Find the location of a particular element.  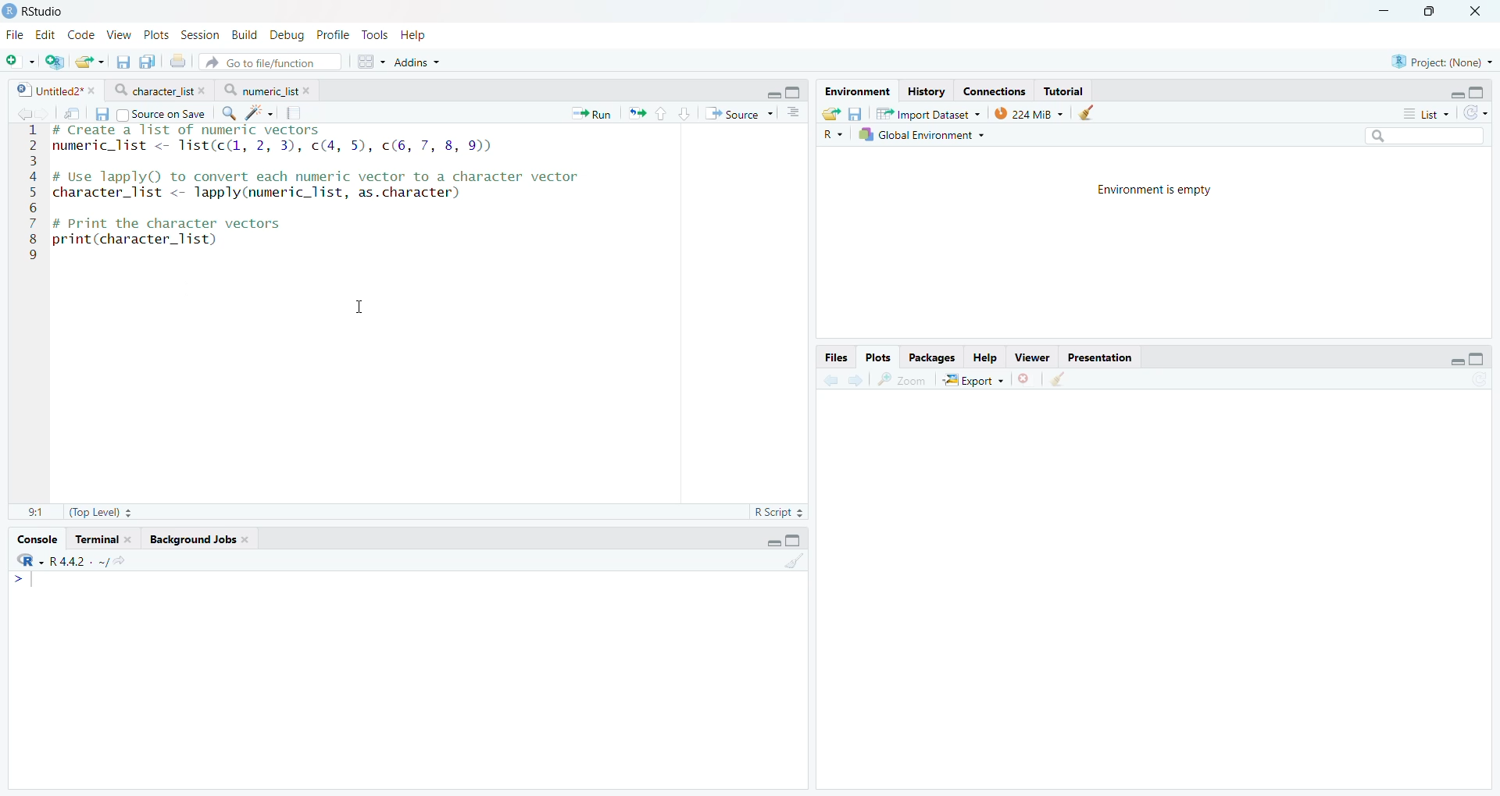

Line numbers is located at coordinates (29, 193).